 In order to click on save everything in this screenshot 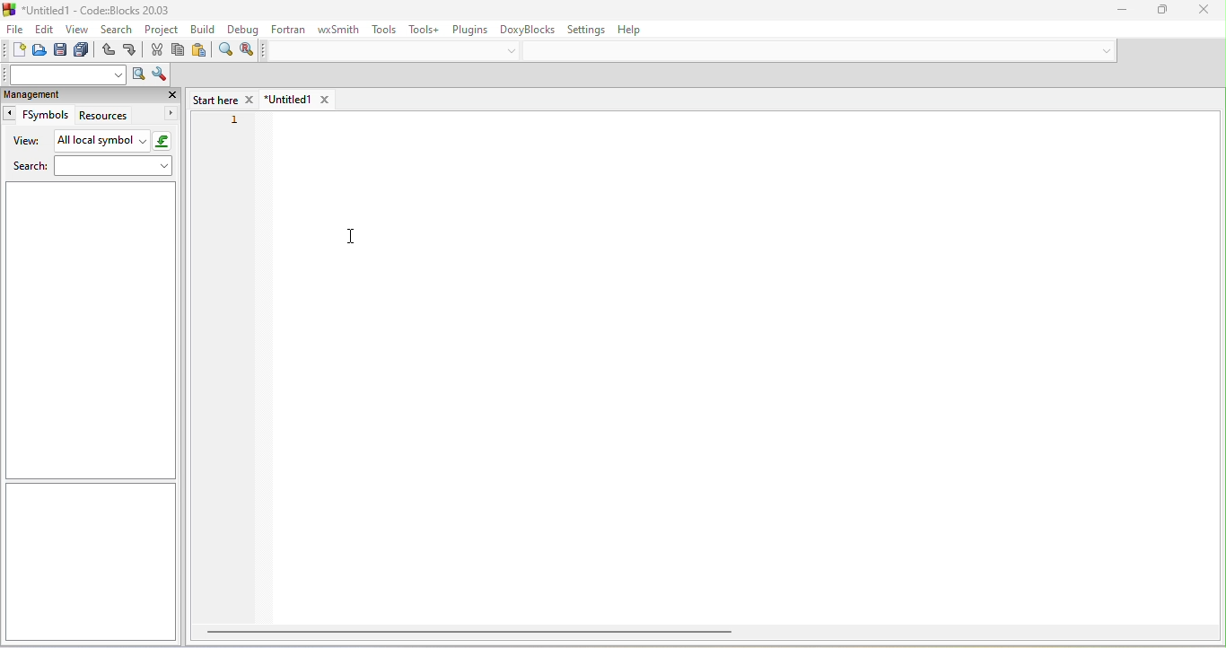, I will do `click(84, 50)`.